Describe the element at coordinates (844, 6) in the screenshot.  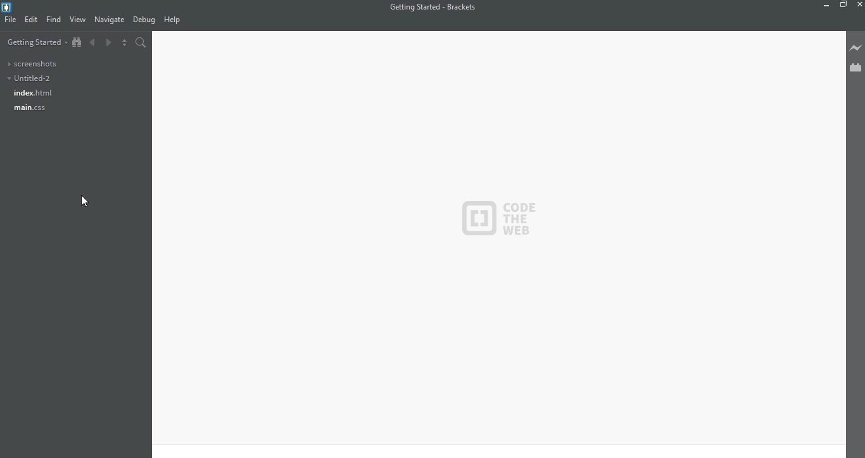
I see `restore` at that location.